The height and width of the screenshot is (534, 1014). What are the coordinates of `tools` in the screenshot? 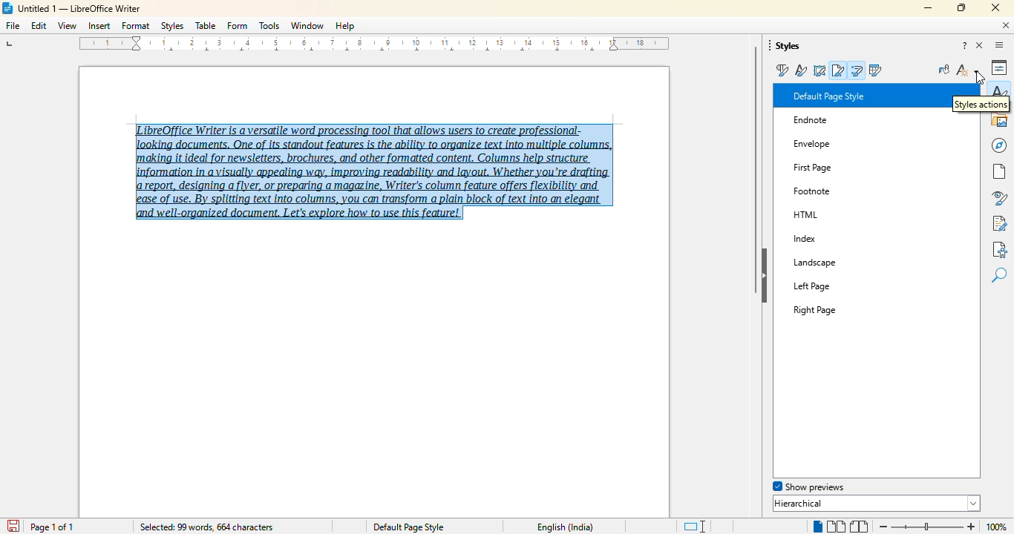 It's located at (269, 26).